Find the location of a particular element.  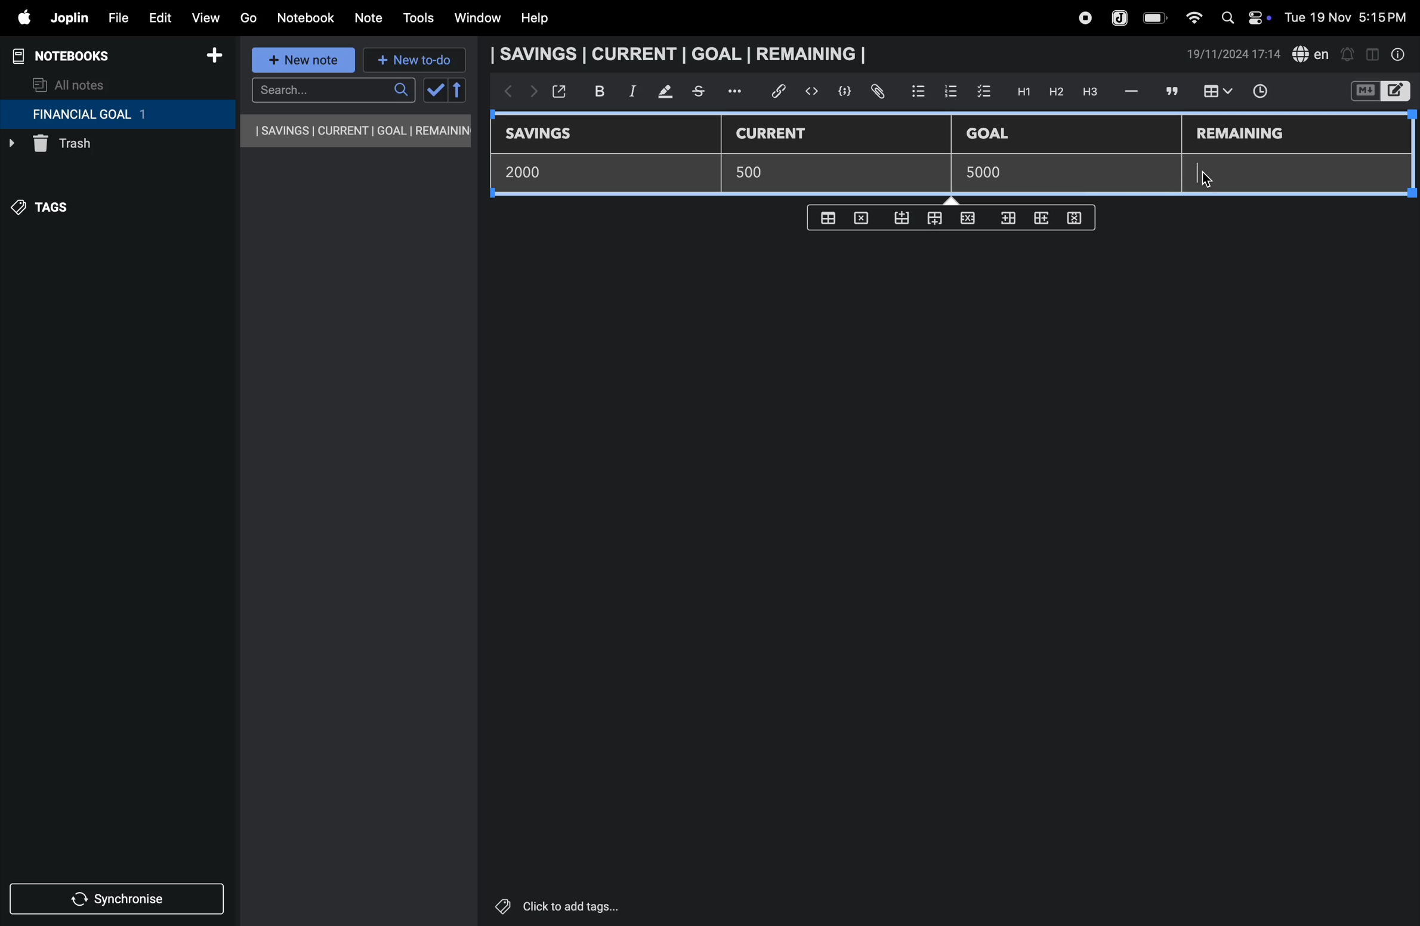

notebook is located at coordinates (305, 18).